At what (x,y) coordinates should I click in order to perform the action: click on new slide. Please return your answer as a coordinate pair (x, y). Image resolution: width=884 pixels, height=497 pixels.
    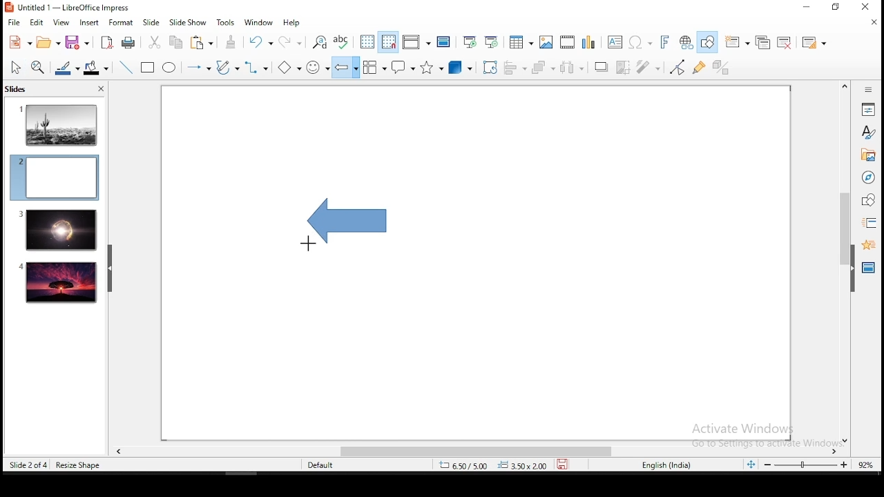
    Looking at the image, I should click on (738, 41).